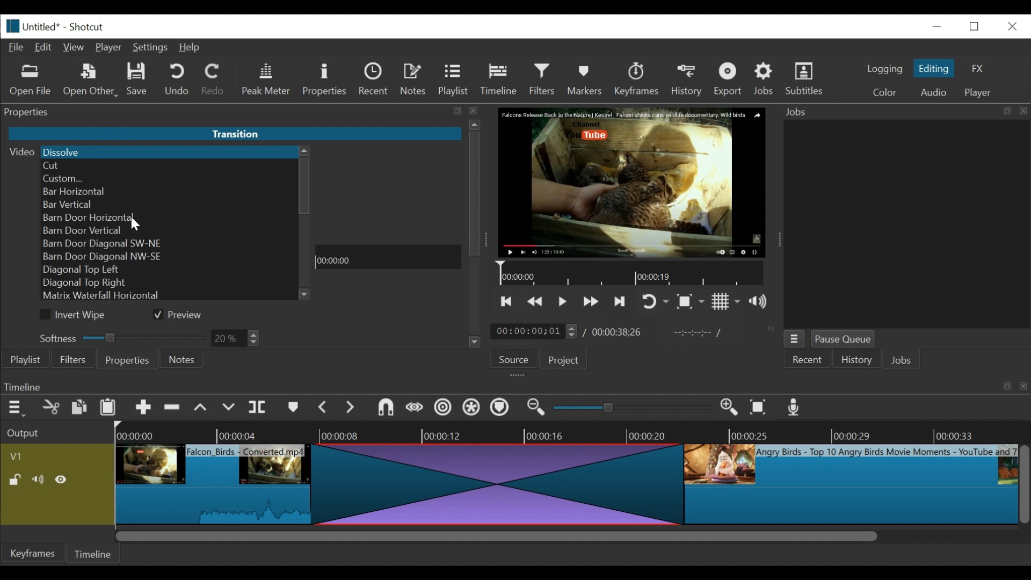 The width and height of the screenshot is (1031, 580). What do you see at coordinates (178, 80) in the screenshot?
I see `Undo` at bounding box center [178, 80].